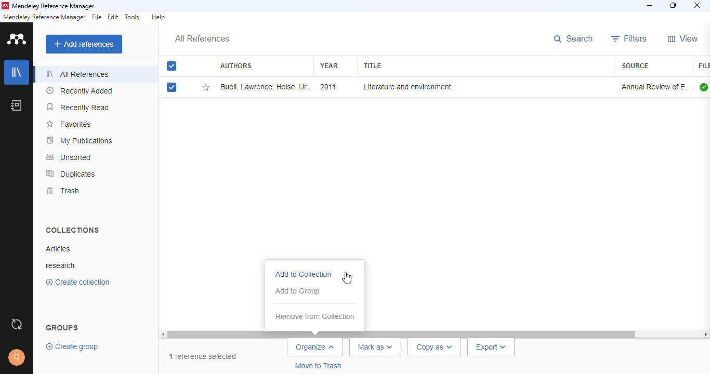 This screenshot has width=710, height=374. What do you see at coordinates (327, 87) in the screenshot?
I see `2011` at bounding box center [327, 87].